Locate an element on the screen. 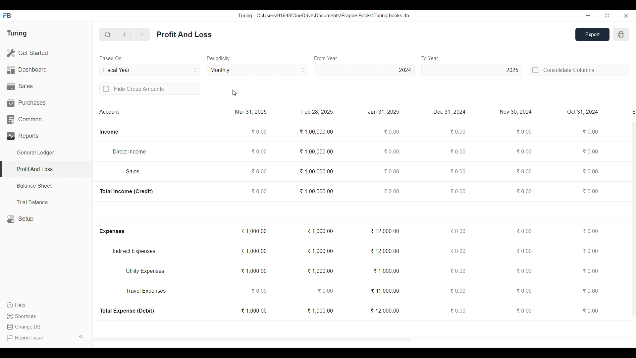 Image resolution: width=636 pixels, height=358 pixels. 0.00 is located at coordinates (259, 151).